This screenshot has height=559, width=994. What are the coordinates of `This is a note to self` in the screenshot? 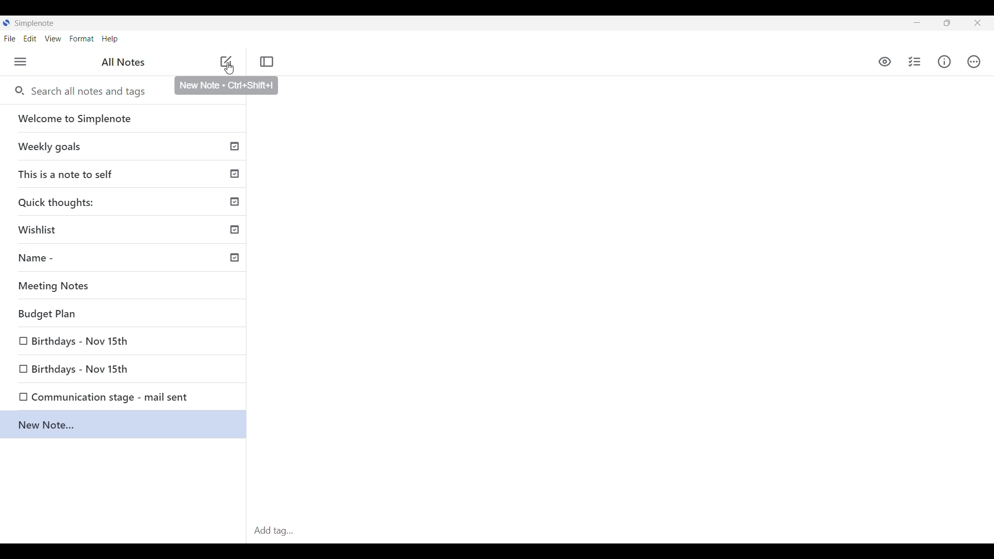 It's located at (125, 173).